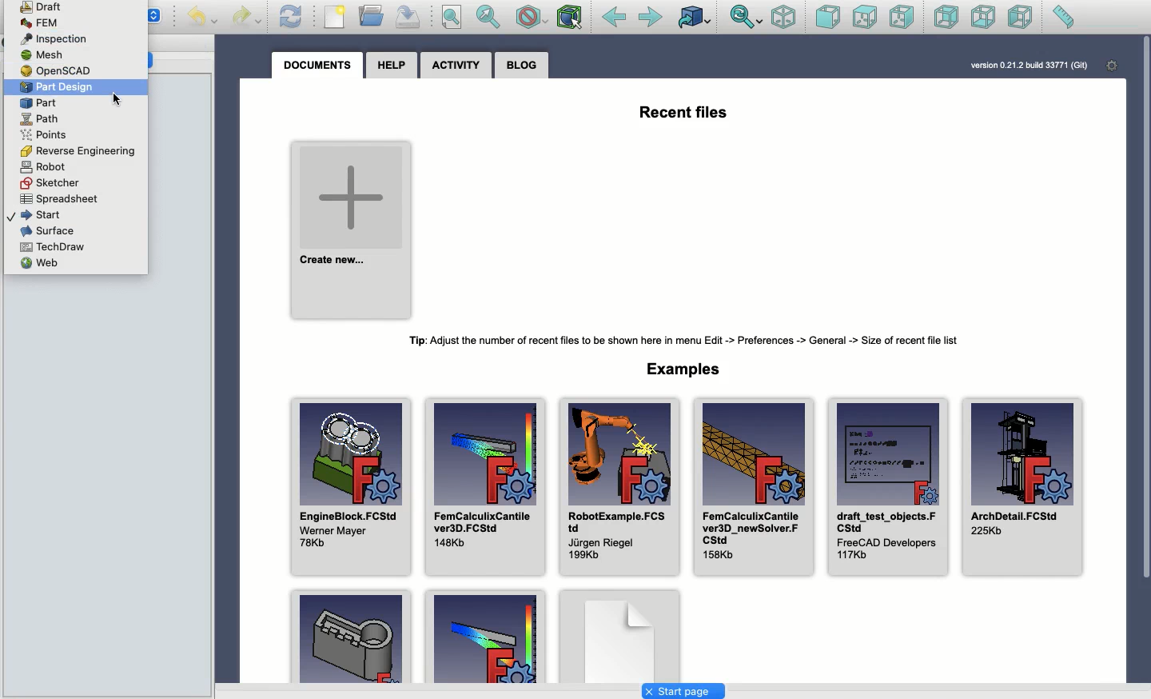 This screenshot has width=1151, height=699. What do you see at coordinates (60, 198) in the screenshot?
I see `Spreadsheet` at bounding box center [60, 198].